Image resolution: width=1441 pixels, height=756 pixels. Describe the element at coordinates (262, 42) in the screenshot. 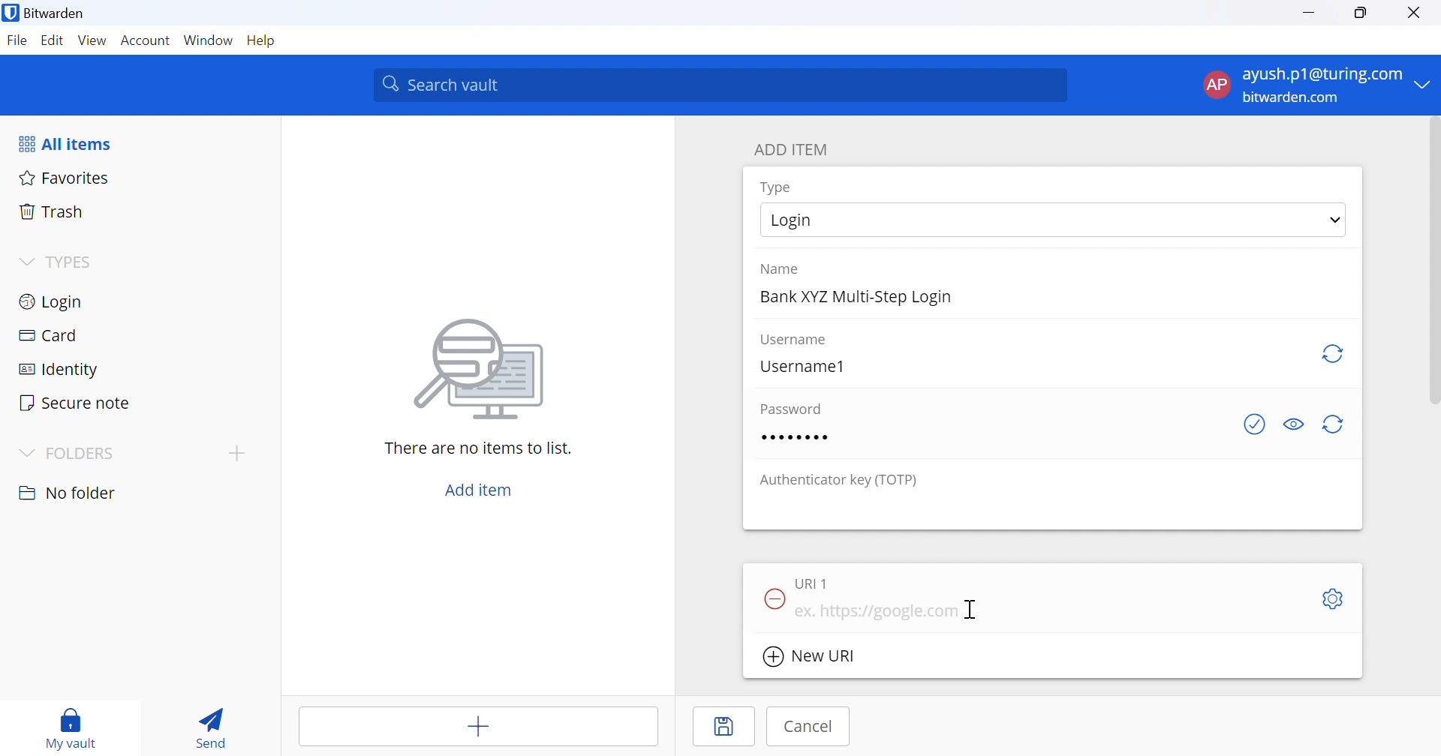

I see `Help` at that location.